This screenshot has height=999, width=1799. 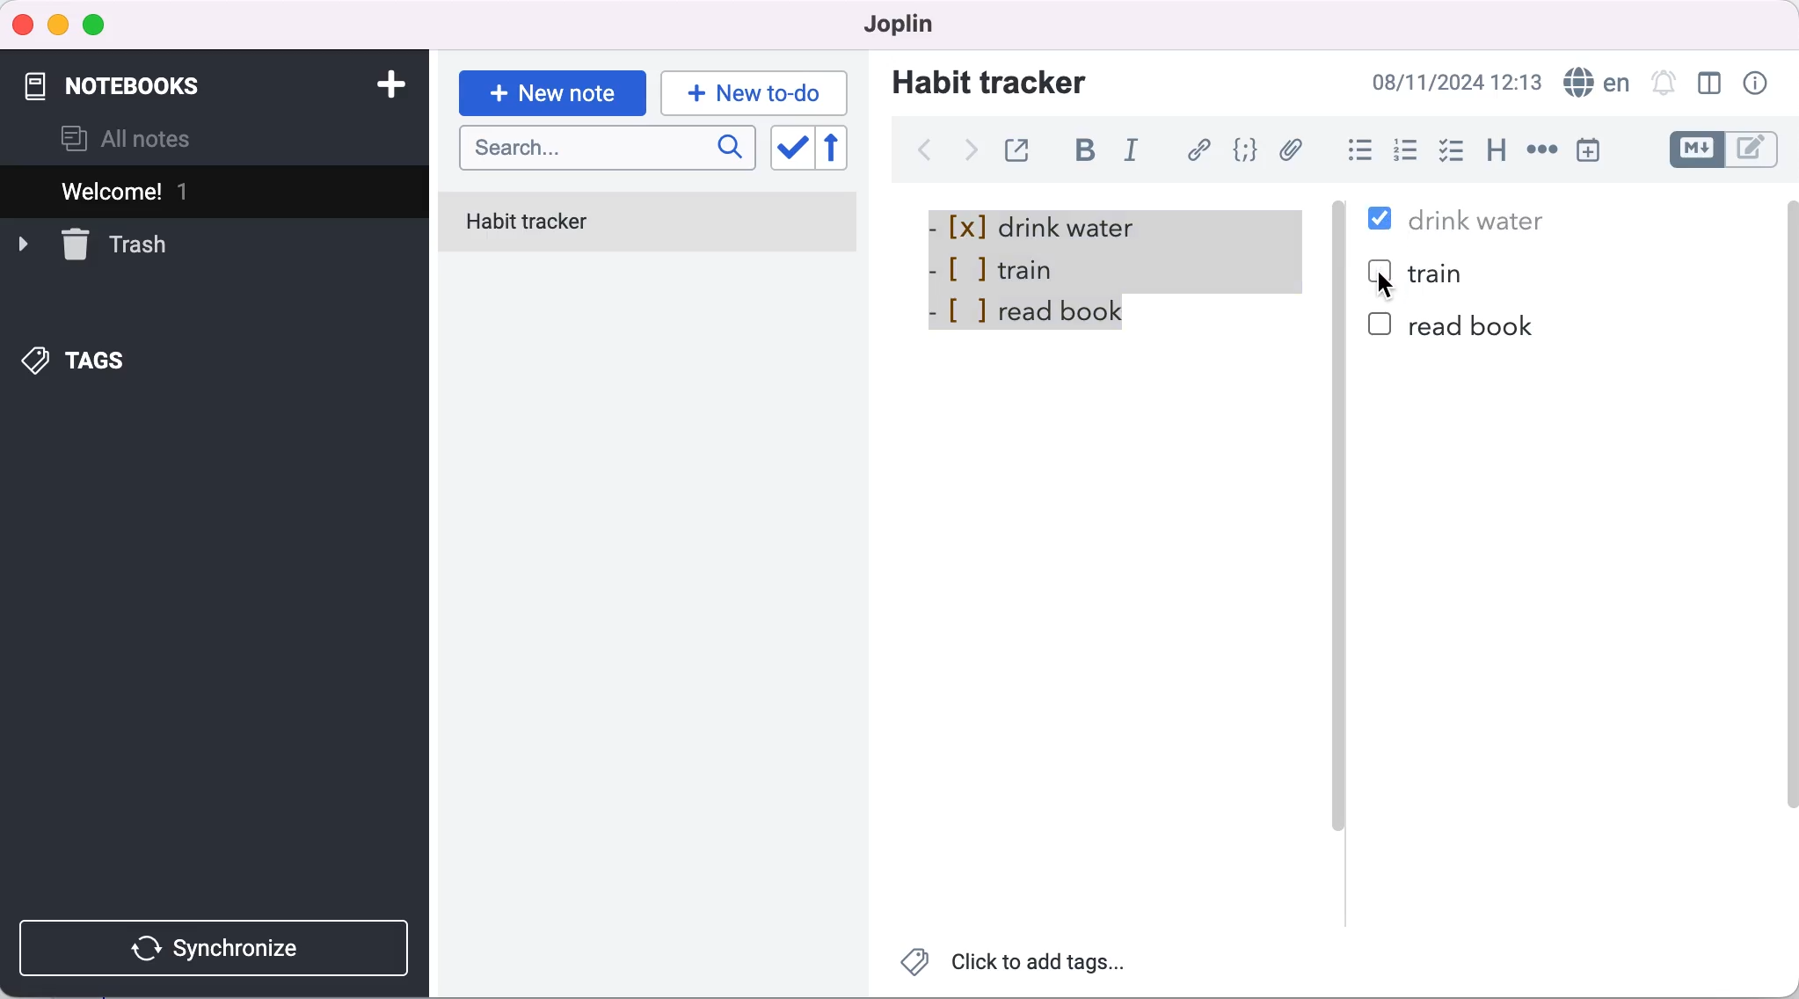 I want to click on welcome 1, so click(x=218, y=191).